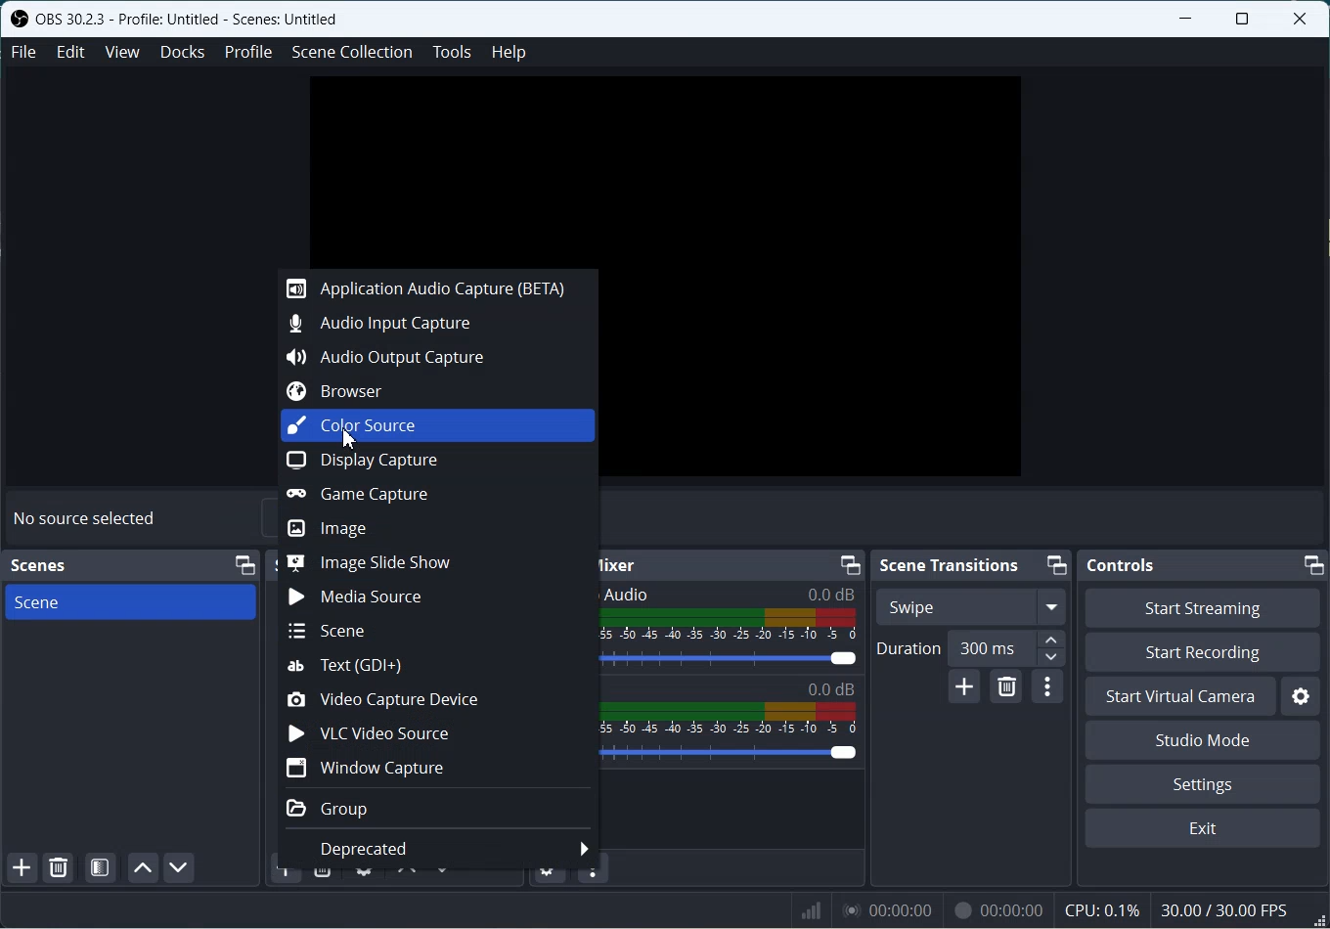 This screenshot has width=1330, height=929. Describe the element at coordinates (734, 625) in the screenshot. I see `Volume Indicator` at that location.